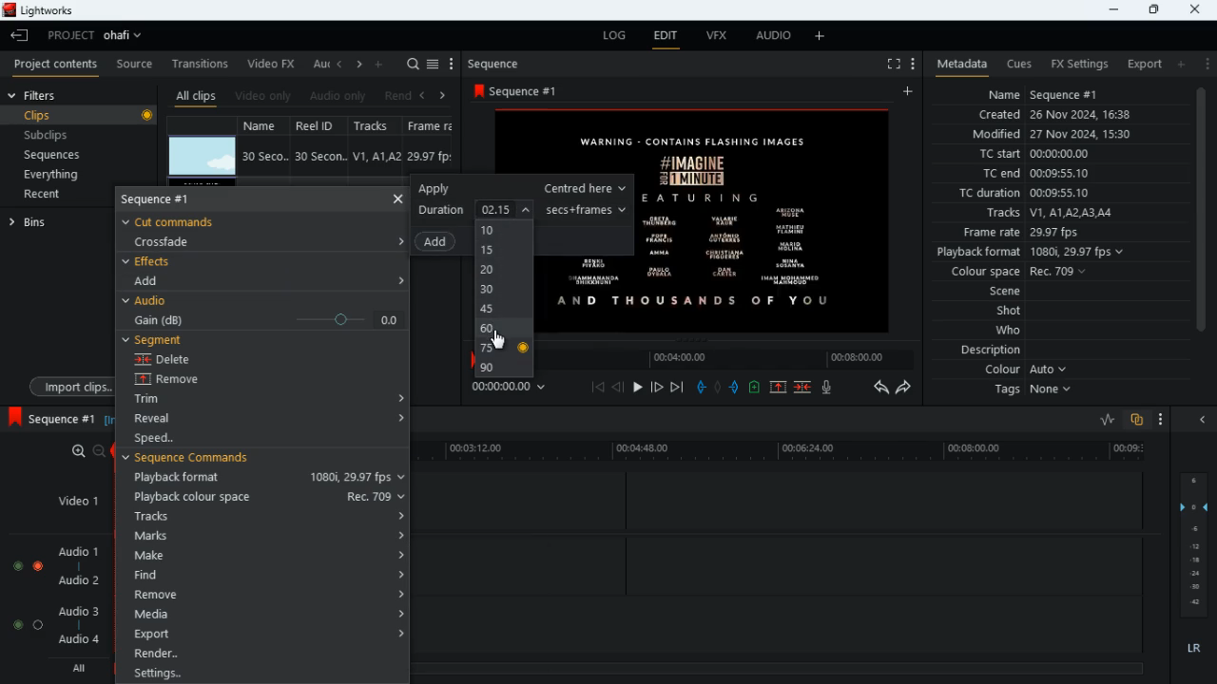 The image size is (1217, 684). I want to click on render, so click(267, 654).